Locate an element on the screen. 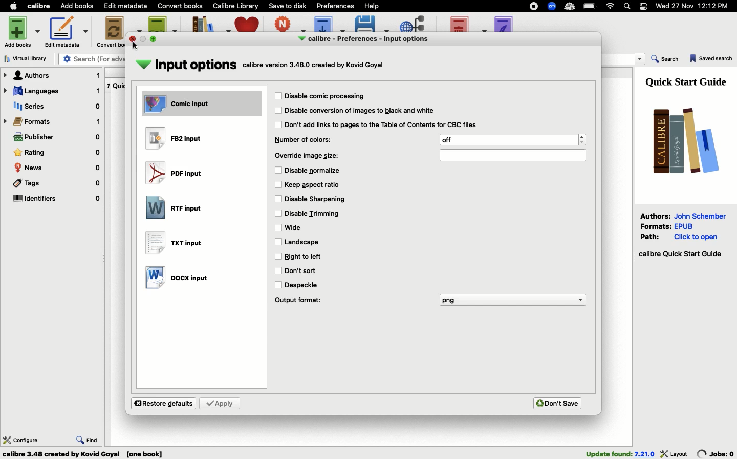  Checkbox is located at coordinates (279, 199).